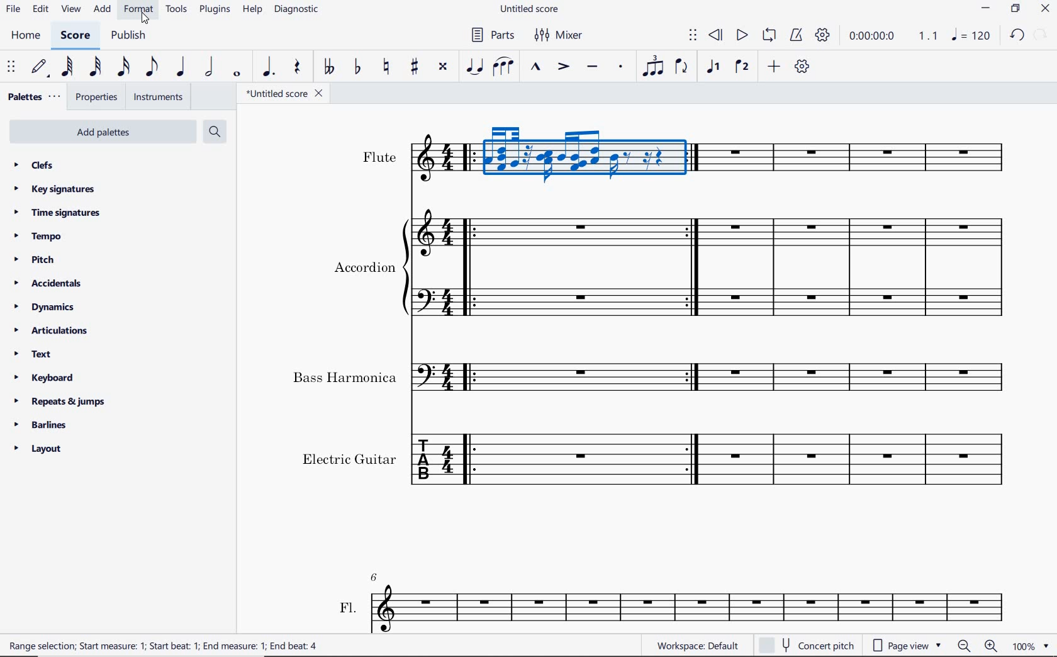 The width and height of the screenshot is (1057, 657). Describe the element at coordinates (685, 155) in the screenshot. I see `Instrument: Flute` at that location.